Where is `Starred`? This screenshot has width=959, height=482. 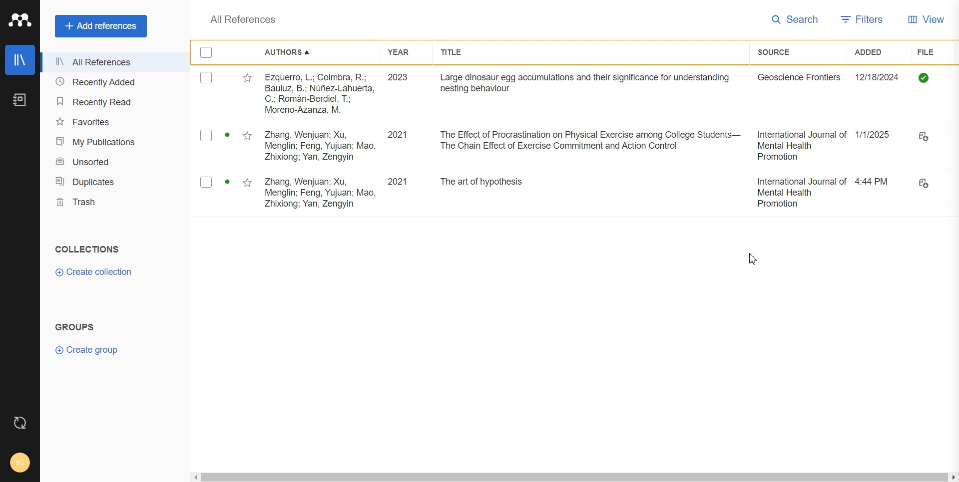
Starred is located at coordinates (246, 77).